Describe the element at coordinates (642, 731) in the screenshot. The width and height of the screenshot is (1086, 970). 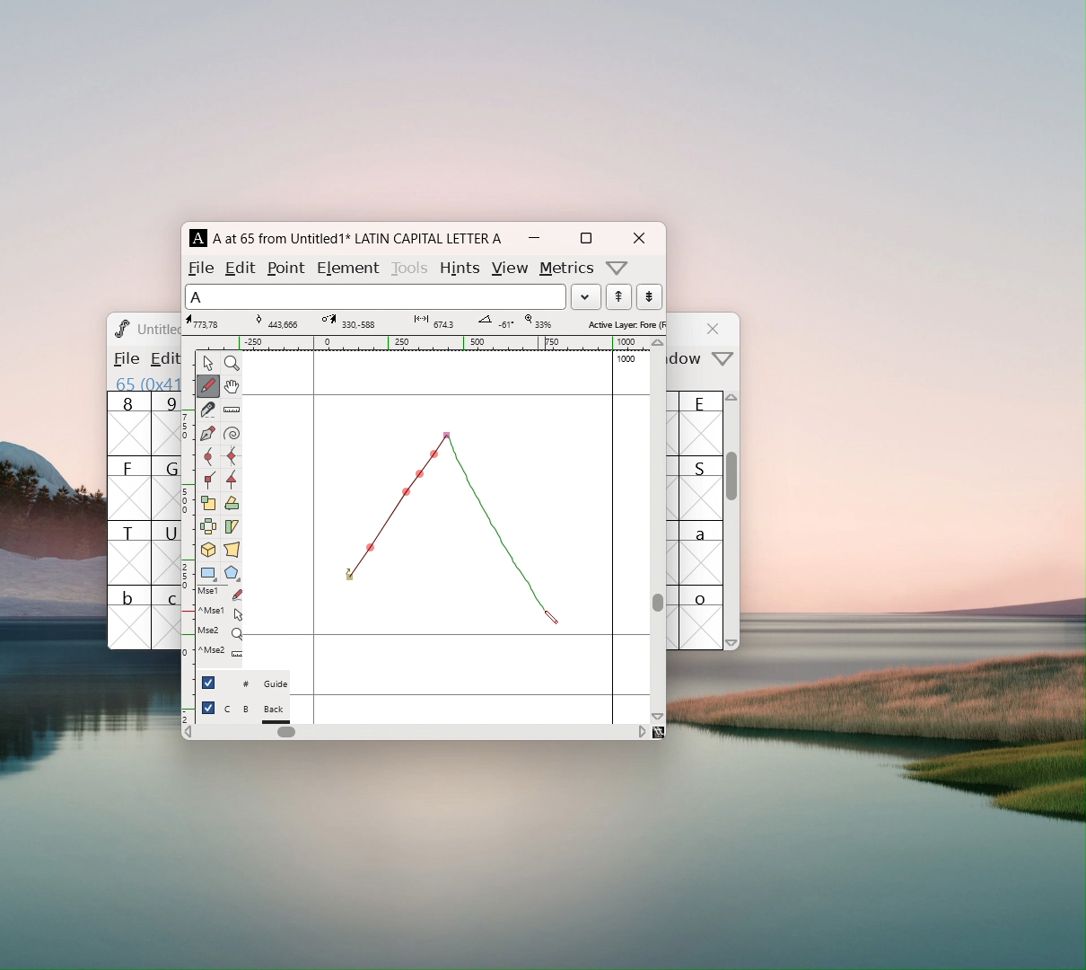
I see `scroll right` at that location.